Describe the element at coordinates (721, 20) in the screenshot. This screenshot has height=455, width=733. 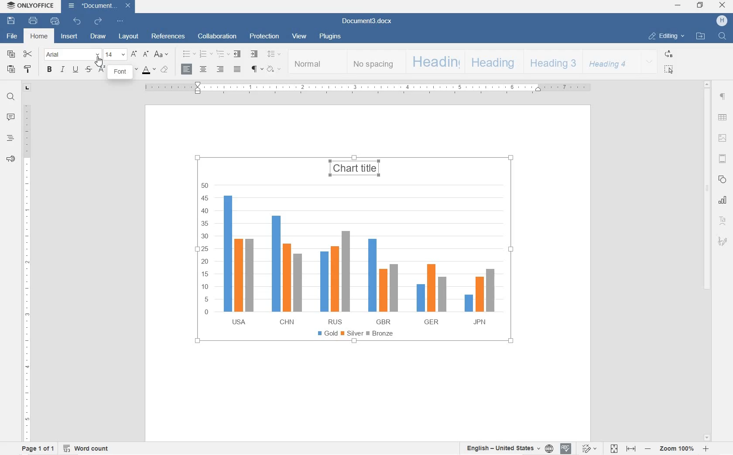
I see `HP` at that location.